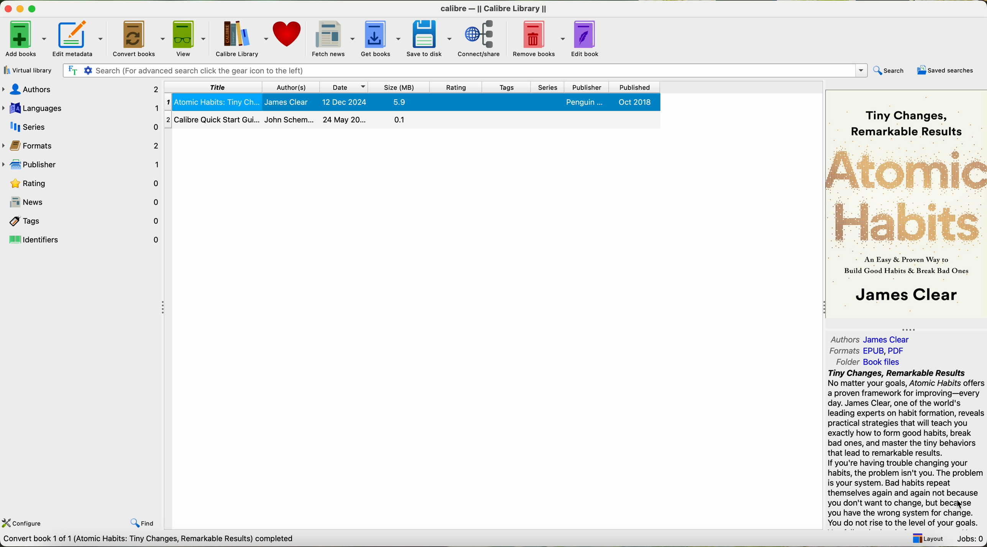  I want to click on configure, so click(23, 523).